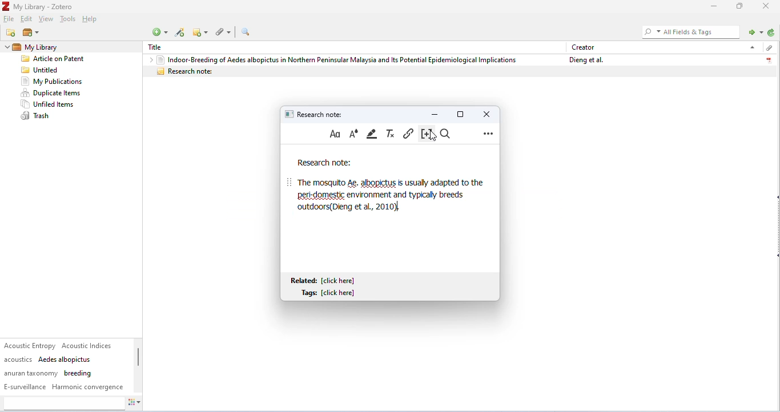 This screenshot has height=412, width=780. Describe the element at coordinates (57, 59) in the screenshot. I see `Article on Patent` at that location.